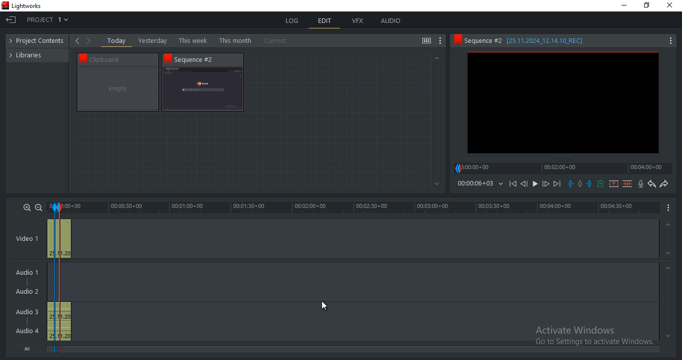  What do you see at coordinates (30, 312) in the screenshot?
I see `Audio 3` at bounding box center [30, 312].